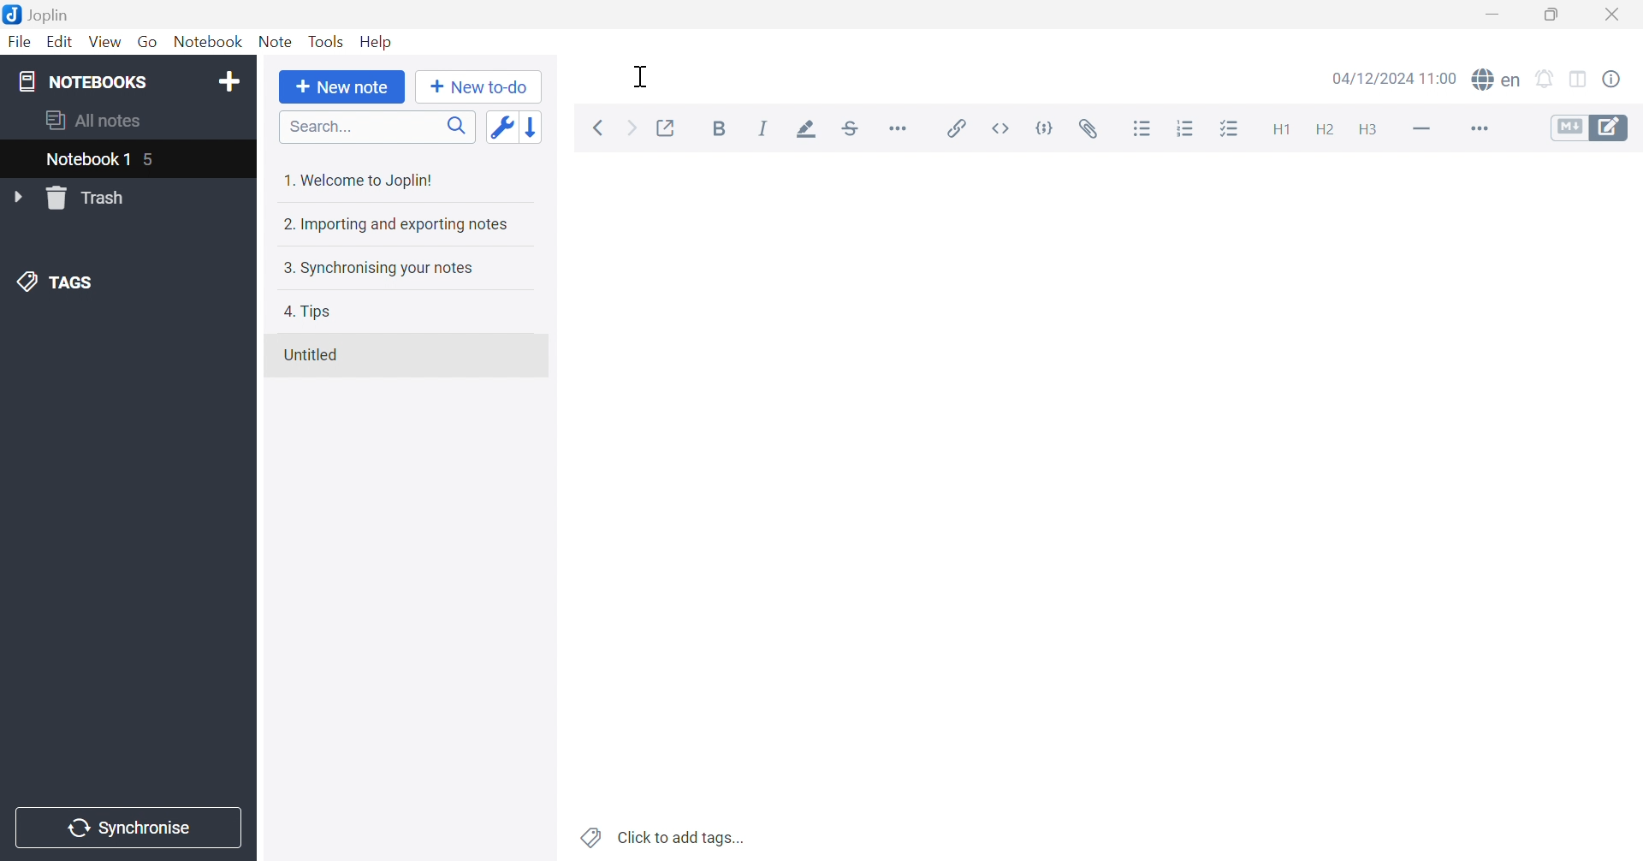  Describe the element at coordinates (1481, 130) in the screenshot. I see `More` at that location.